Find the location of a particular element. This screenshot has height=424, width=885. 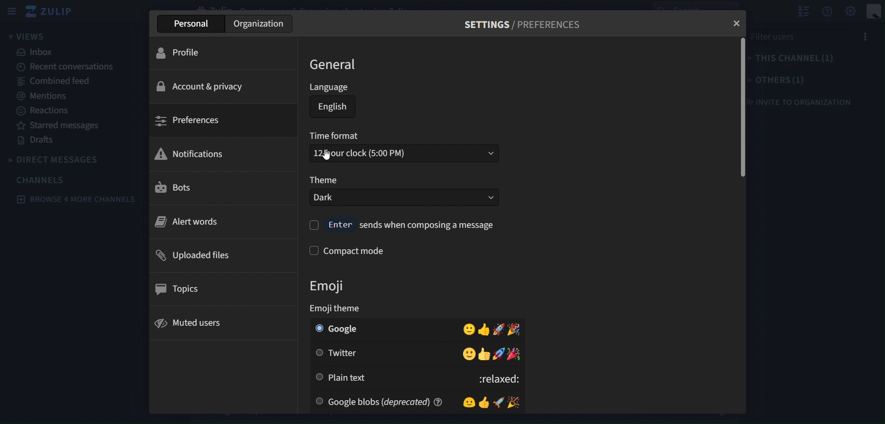

enter sends when composing a message is located at coordinates (413, 224).